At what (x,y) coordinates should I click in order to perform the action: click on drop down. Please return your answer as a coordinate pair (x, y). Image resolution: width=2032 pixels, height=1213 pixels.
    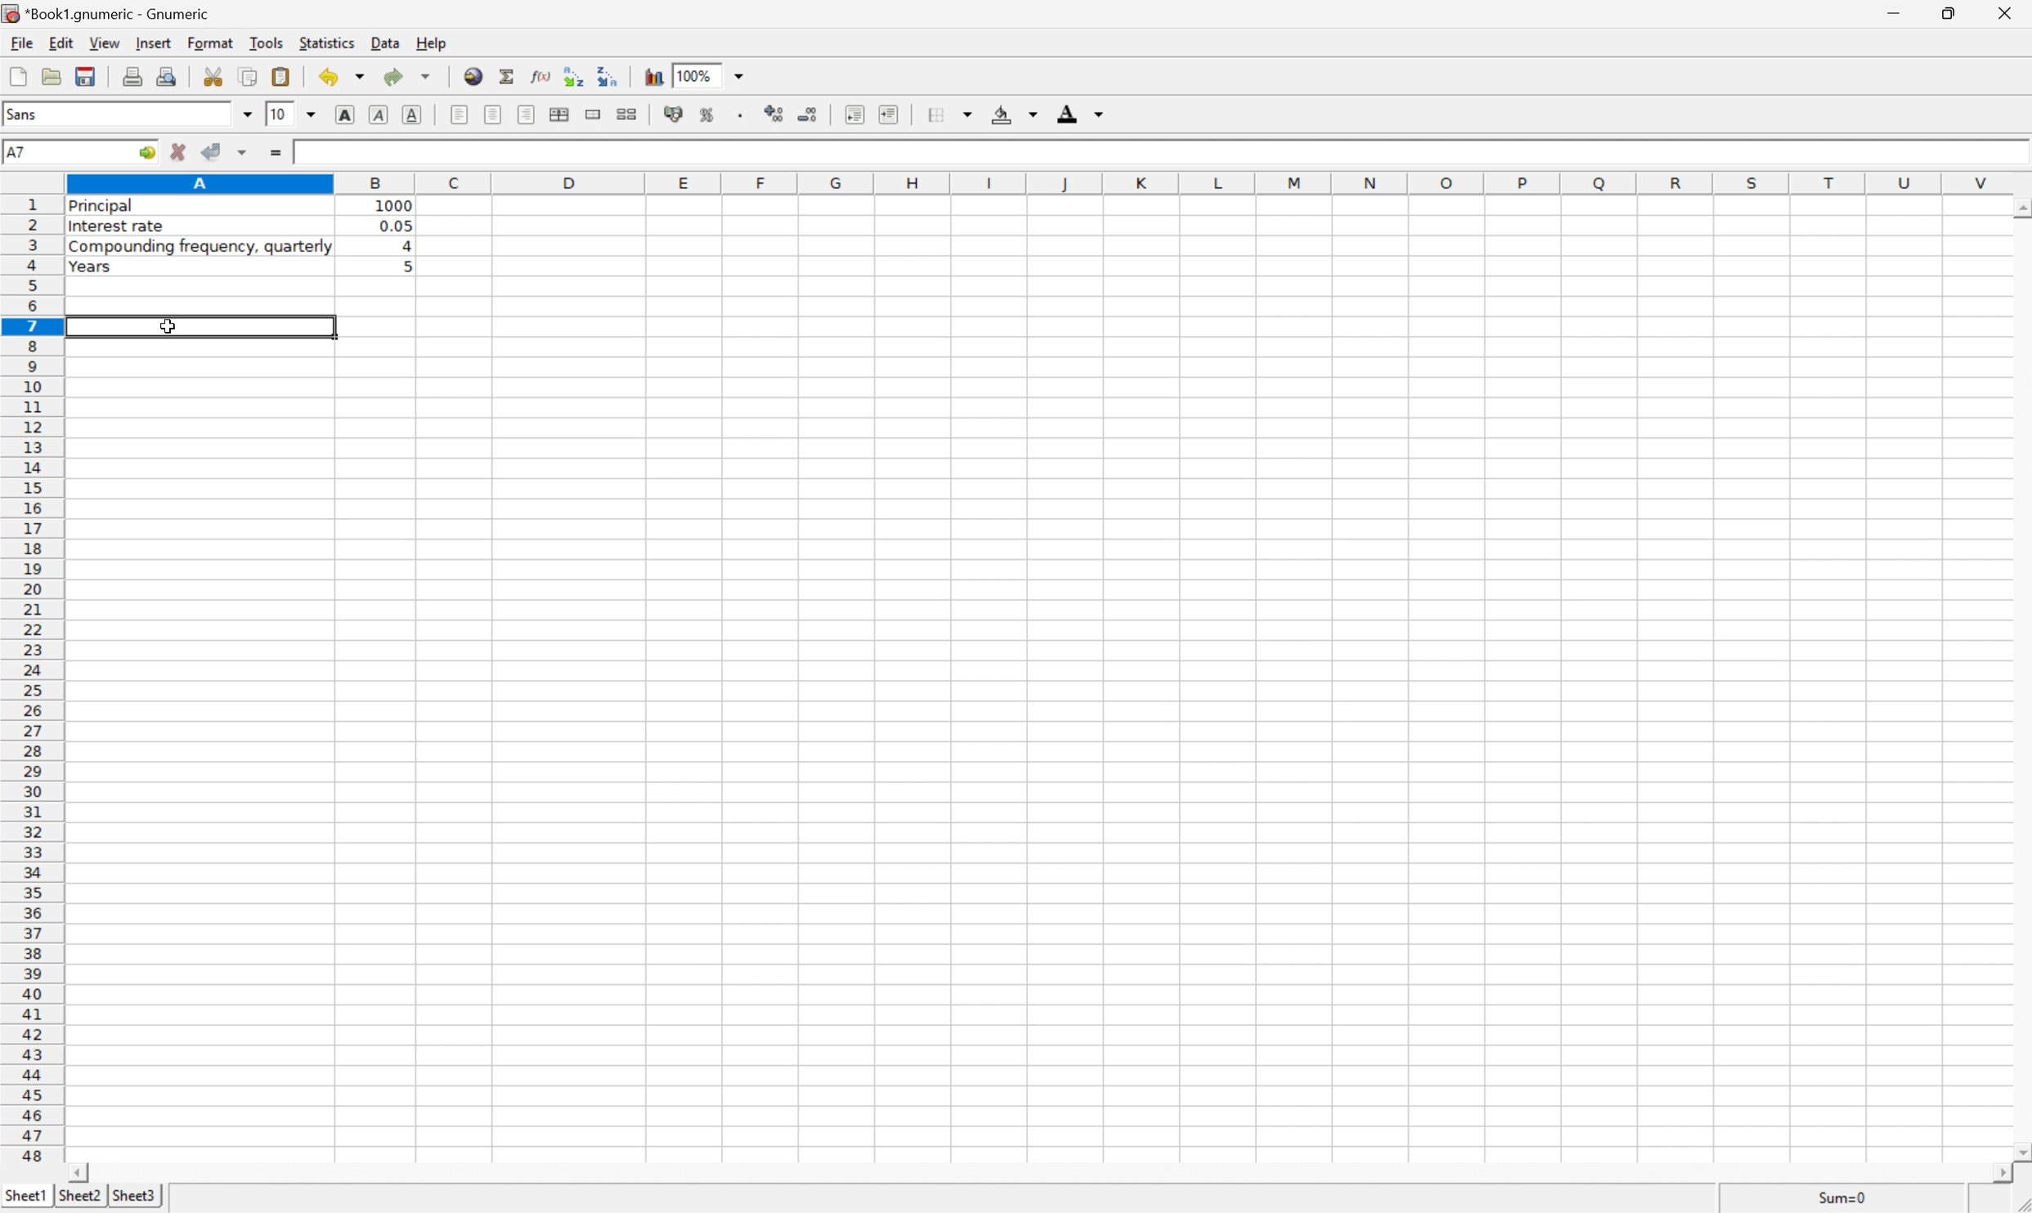
    Looking at the image, I should click on (244, 114).